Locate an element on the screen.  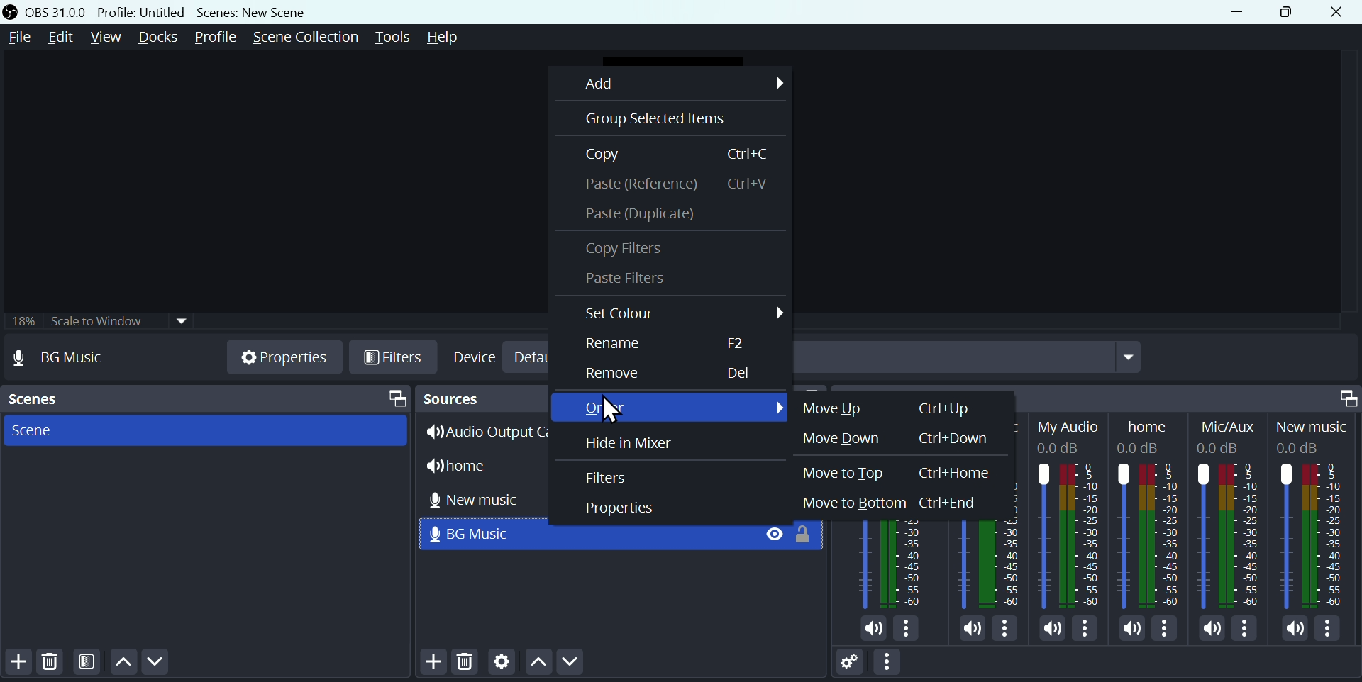
Paste duplicate is located at coordinates (658, 213).